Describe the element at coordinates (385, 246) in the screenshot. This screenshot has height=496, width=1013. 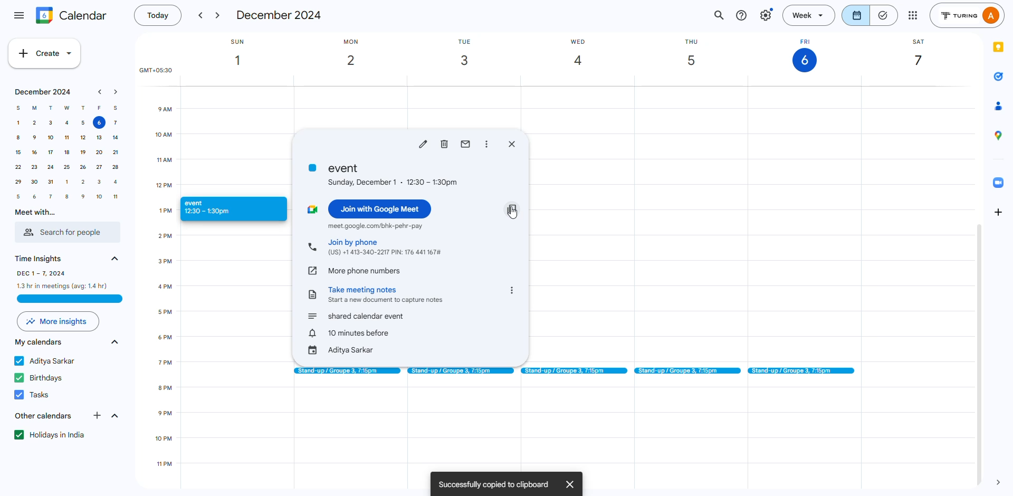
I see `join` at that location.